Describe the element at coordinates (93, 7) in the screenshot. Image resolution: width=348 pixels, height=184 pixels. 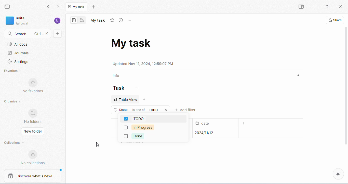
I see `new tab` at that location.